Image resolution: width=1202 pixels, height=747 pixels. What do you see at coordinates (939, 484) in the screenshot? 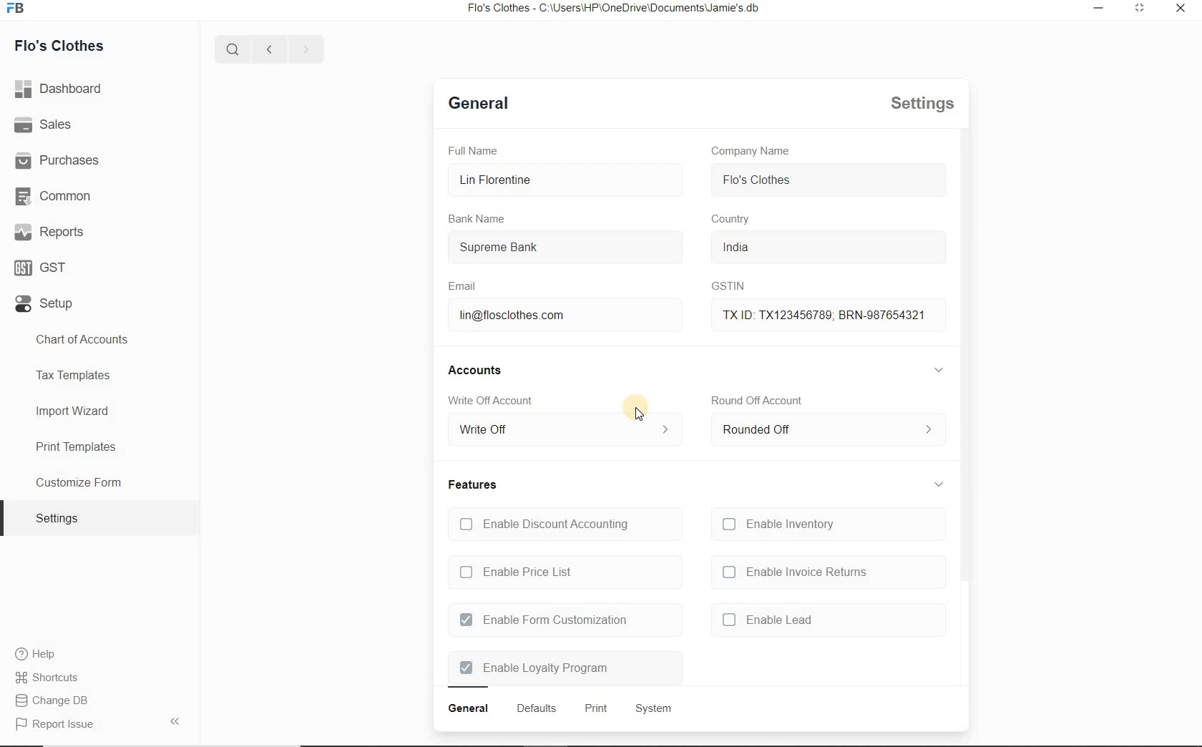
I see `Expand` at bounding box center [939, 484].